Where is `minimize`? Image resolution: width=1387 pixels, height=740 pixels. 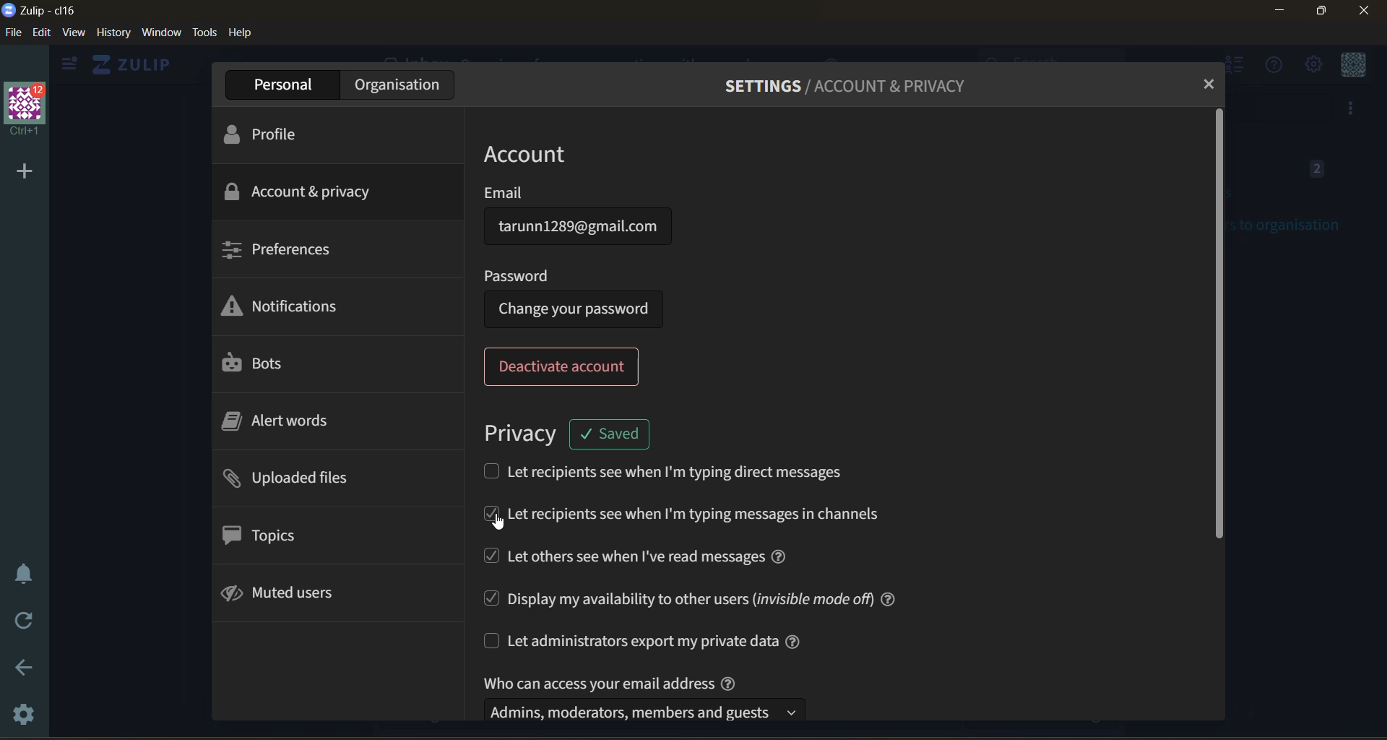
minimize is located at coordinates (1282, 13).